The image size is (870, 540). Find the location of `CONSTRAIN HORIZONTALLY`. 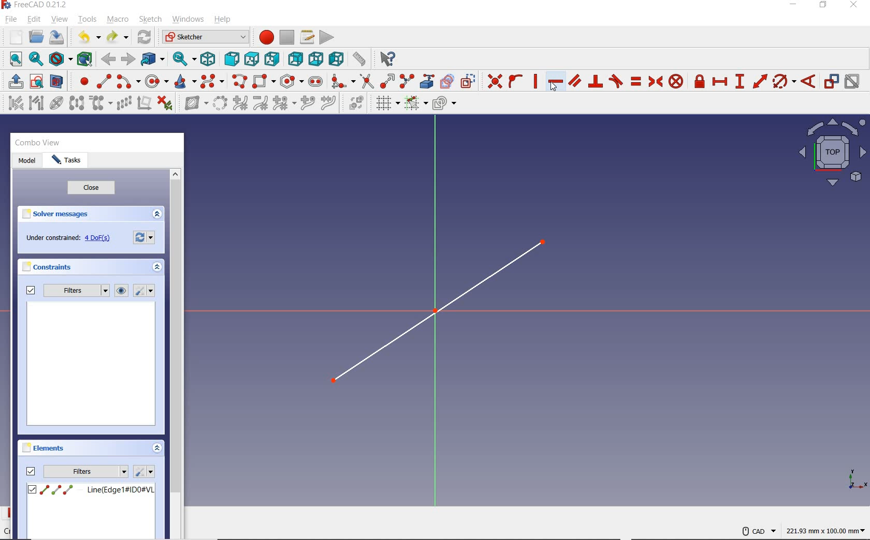

CONSTRAIN HORIZONTALLY is located at coordinates (555, 82).